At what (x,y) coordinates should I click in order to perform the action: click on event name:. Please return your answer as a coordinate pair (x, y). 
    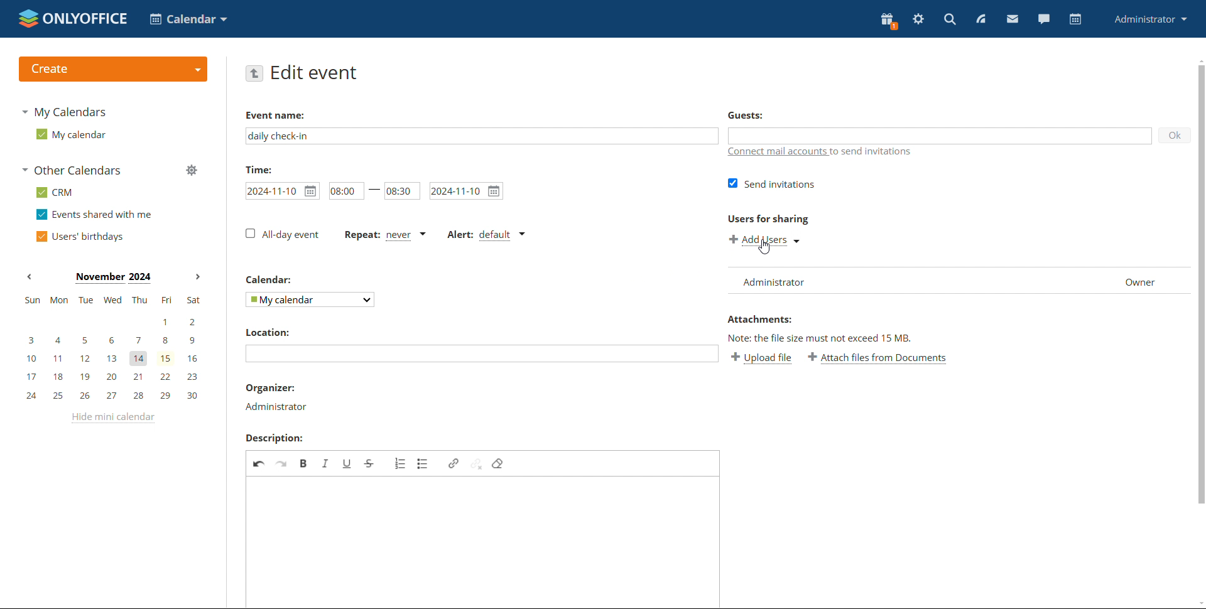
    Looking at the image, I should click on (286, 113).